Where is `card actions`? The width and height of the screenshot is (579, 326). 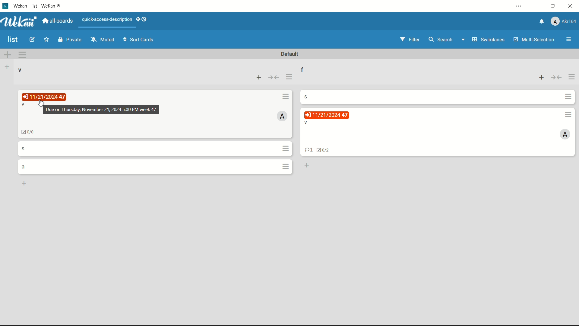
card actions is located at coordinates (286, 148).